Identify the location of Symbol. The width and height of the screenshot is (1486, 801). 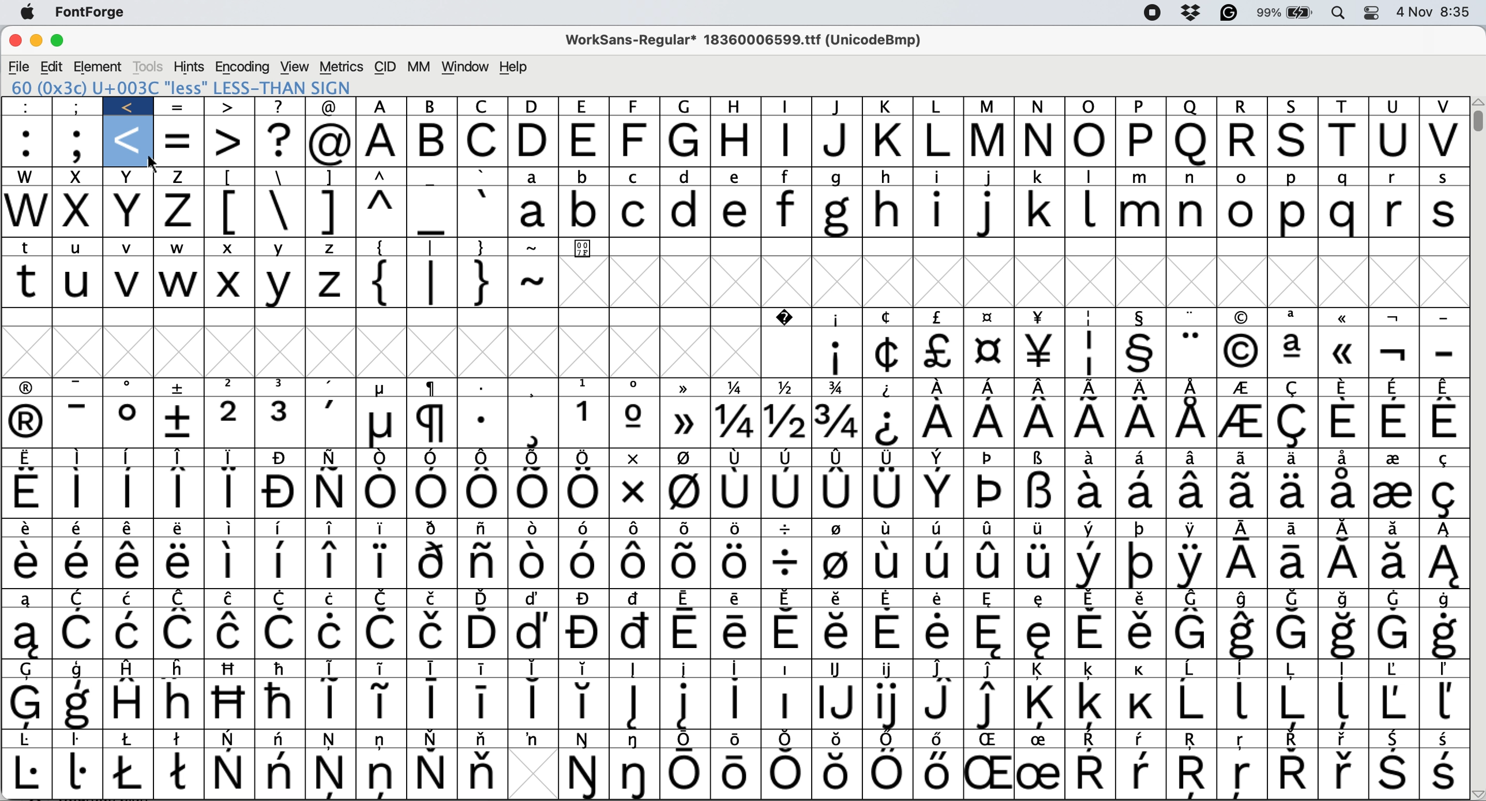
(1040, 703).